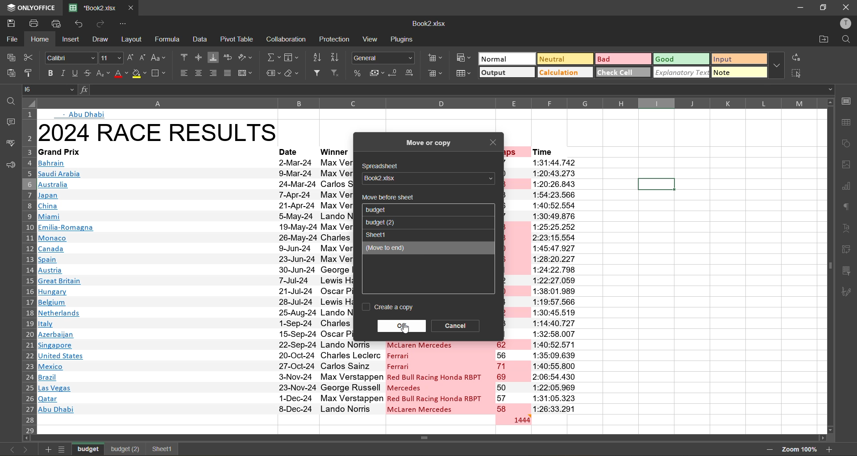 This screenshot has width=857, height=456. Describe the element at coordinates (29, 57) in the screenshot. I see `cut` at that location.